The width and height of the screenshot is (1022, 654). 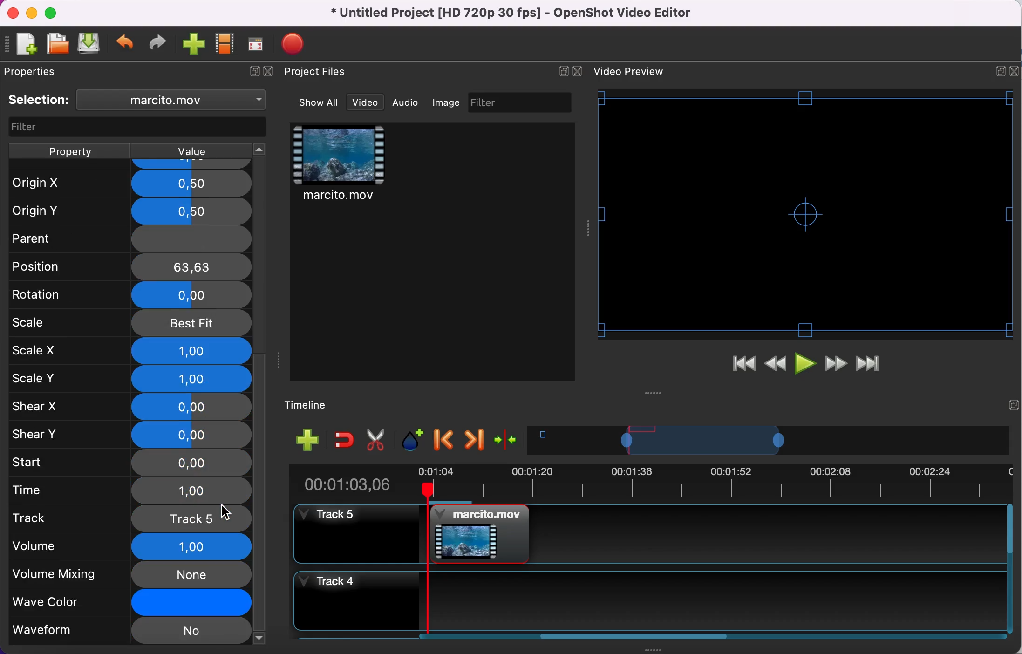 What do you see at coordinates (256, 44) in the screenshot?
I see `fullscreen` at bounding box center [256, 44].